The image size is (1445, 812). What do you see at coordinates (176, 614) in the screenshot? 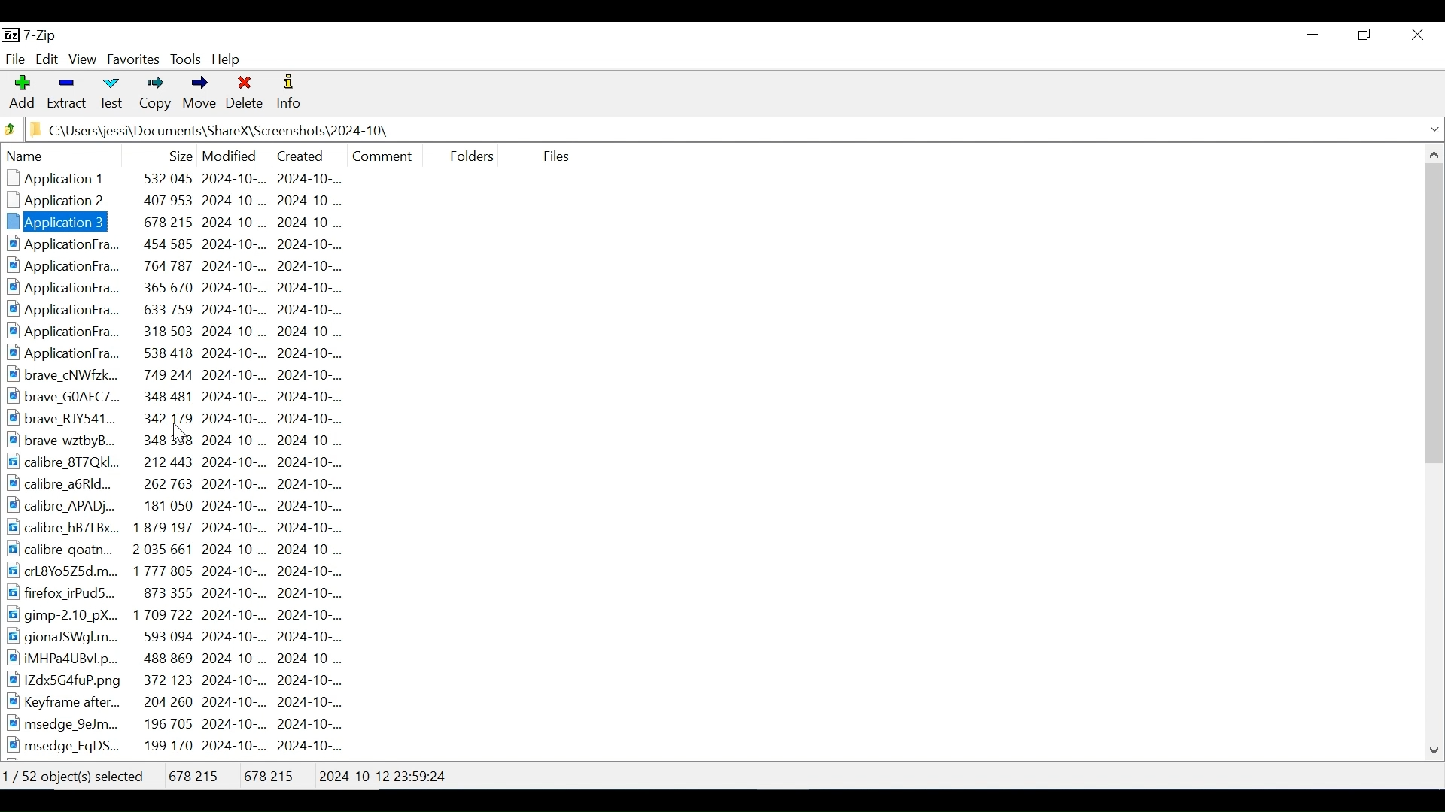
I see `gimp-2.10 pX.. 1709722 2024-10-.. 2024-10-` at bounding box center [176, 614].